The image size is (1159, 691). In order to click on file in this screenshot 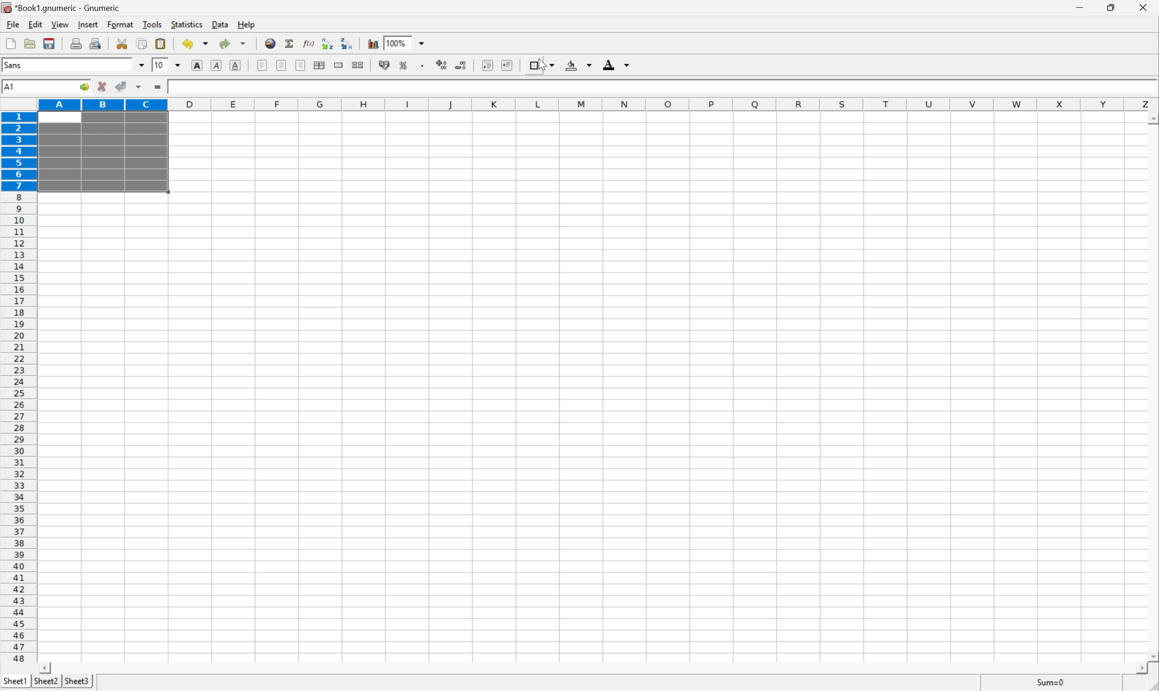, I will do `click(13, 24)`.